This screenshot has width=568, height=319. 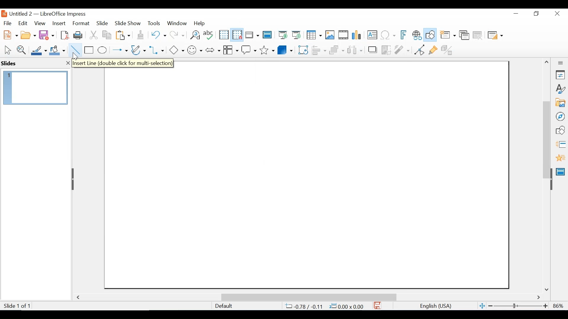 What do you see at coordinates (7, 49) in the screenshot?
I see `Select` at bounding box center [7, 49].